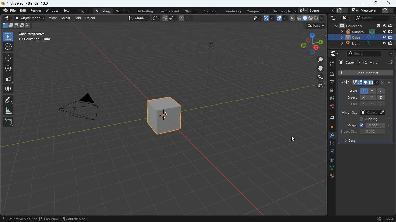 The image size is (396, 222). I want to click on modifiers, so click(329, 136).